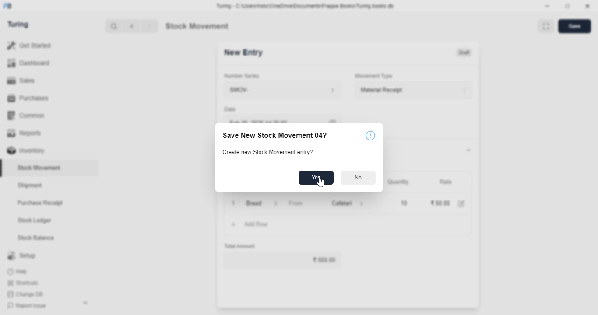 This screenshot has height=315, width=598. Describe the element at coordinates (21, 255) in the screenshot. I see `setup` at that location.